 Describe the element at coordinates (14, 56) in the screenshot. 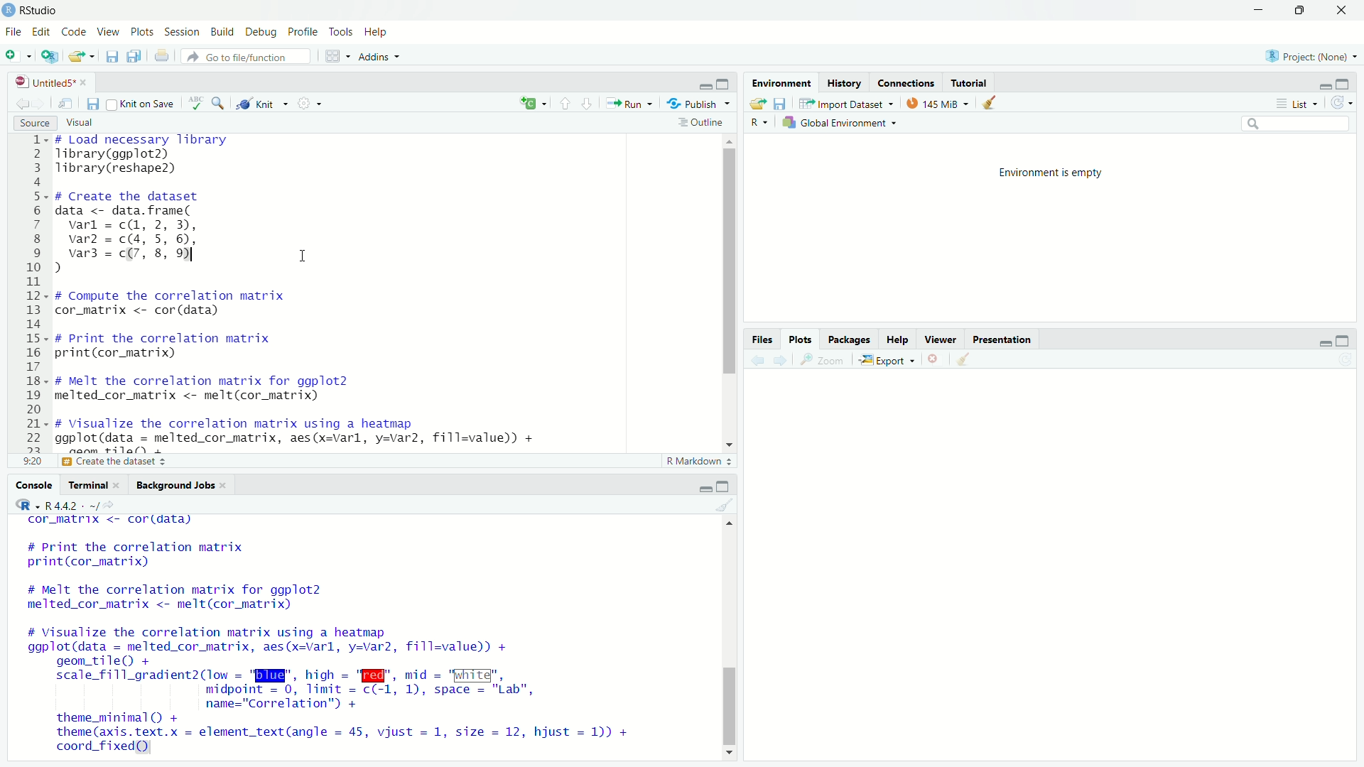

I see `new file` at that location.